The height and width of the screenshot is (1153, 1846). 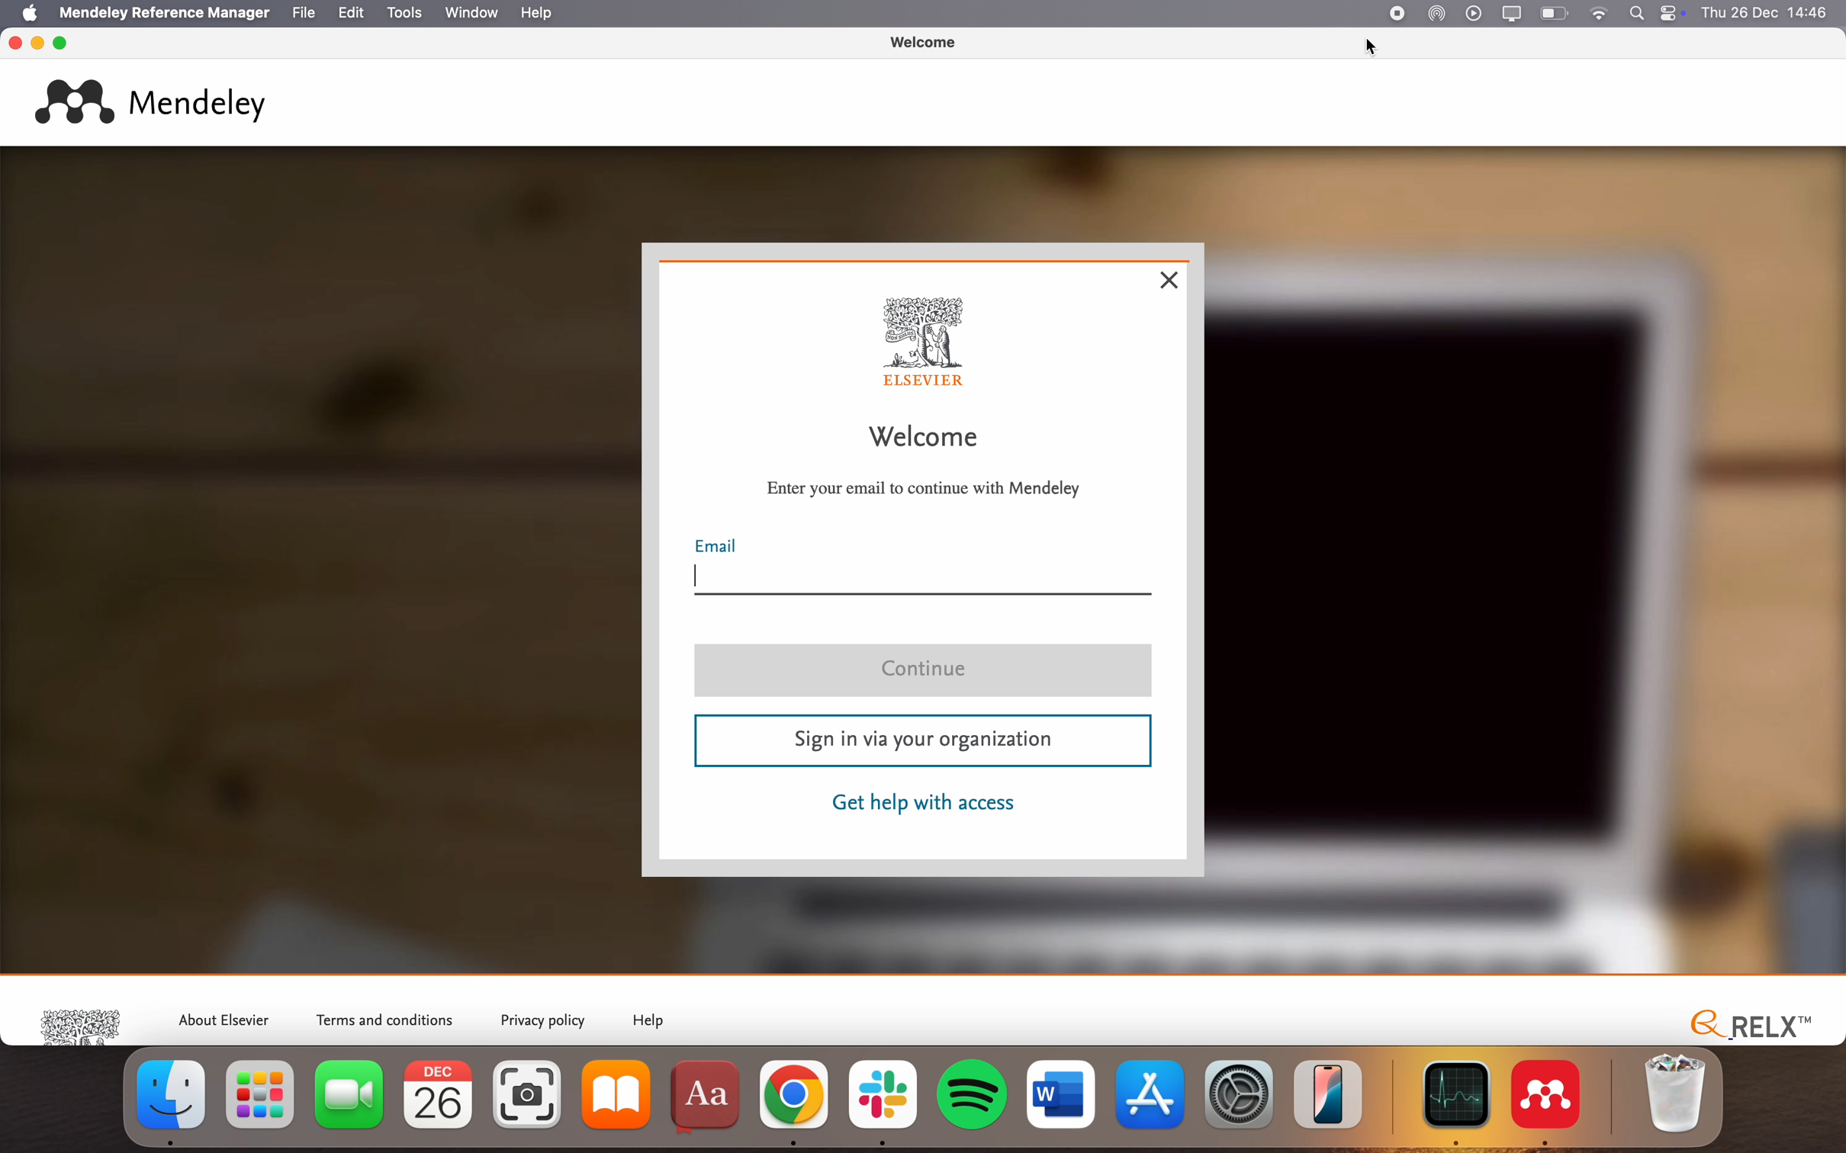 What do you see at coordinates (82, 1021) in the screenshot?
I see `elservier logo` at bounding box center [82, 1021].